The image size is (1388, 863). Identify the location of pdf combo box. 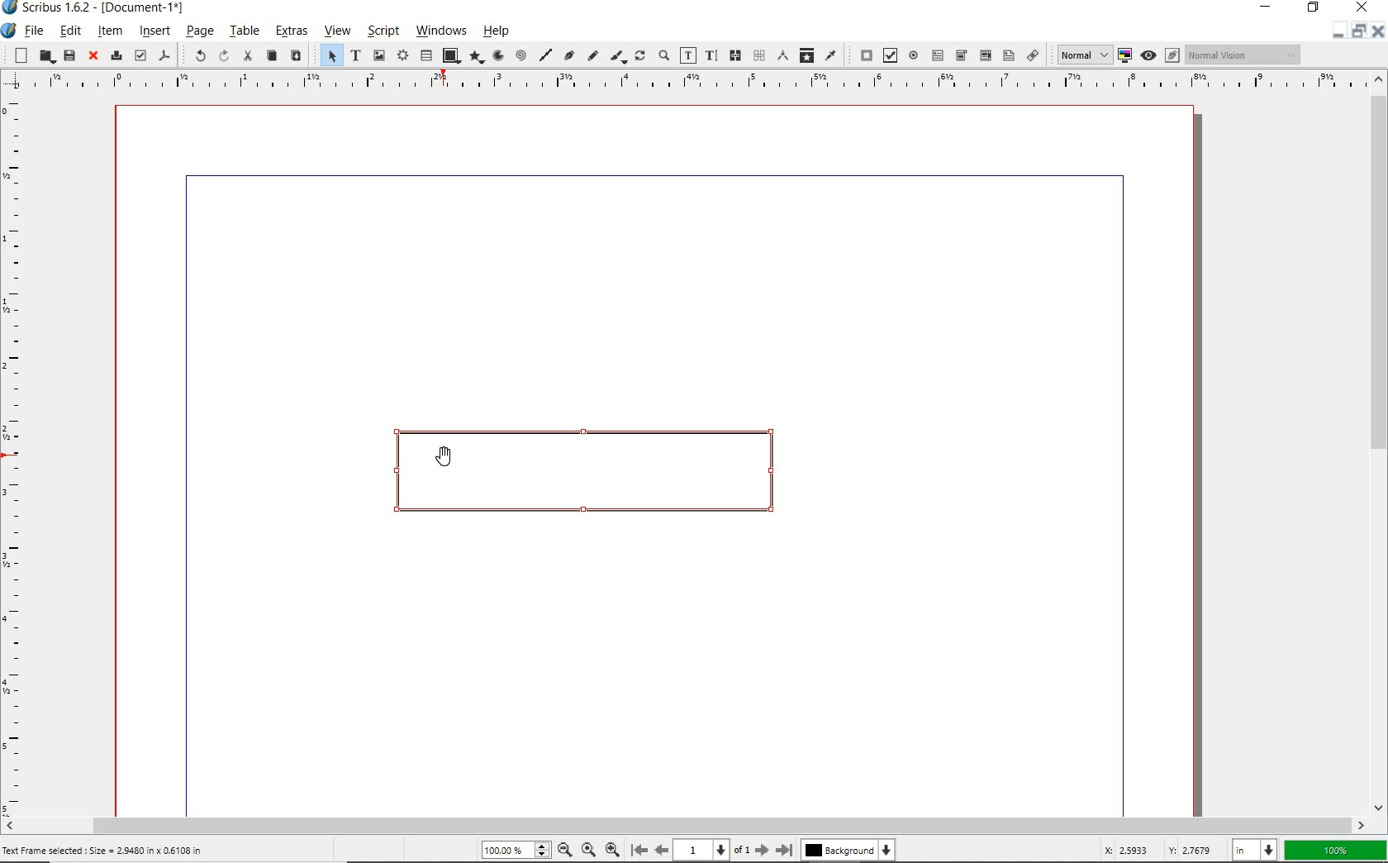
(961, 55).